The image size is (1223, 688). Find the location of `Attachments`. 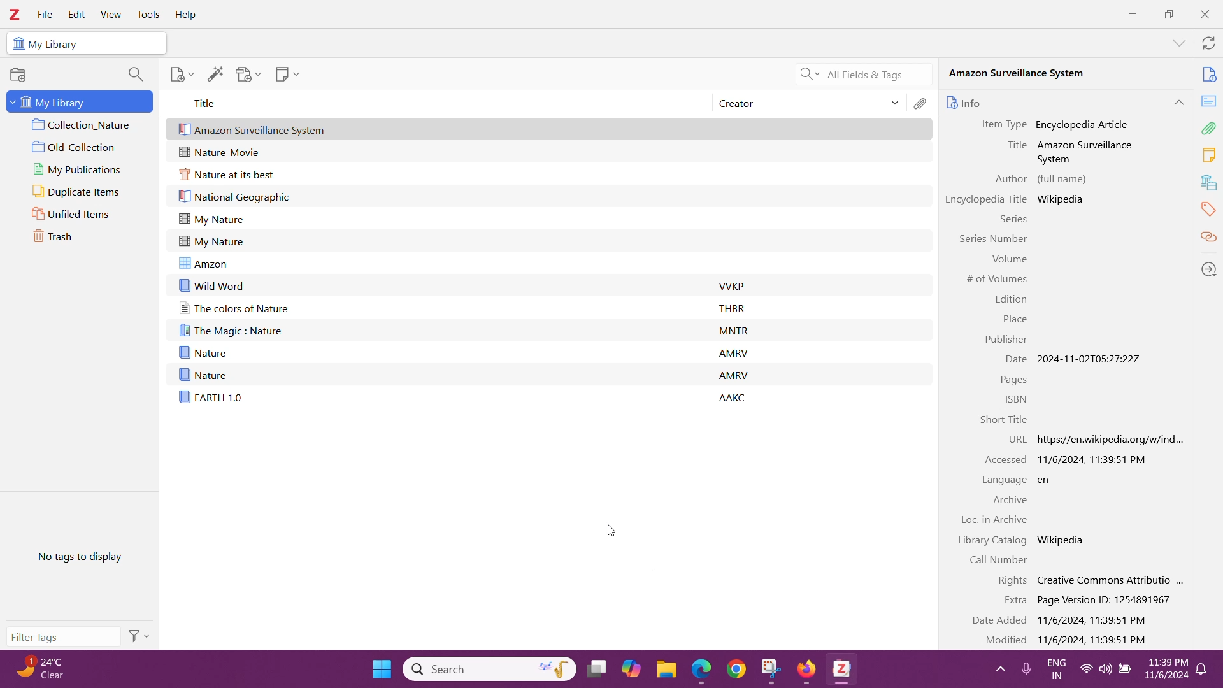

Attachments is located at coordinates (922, 106).